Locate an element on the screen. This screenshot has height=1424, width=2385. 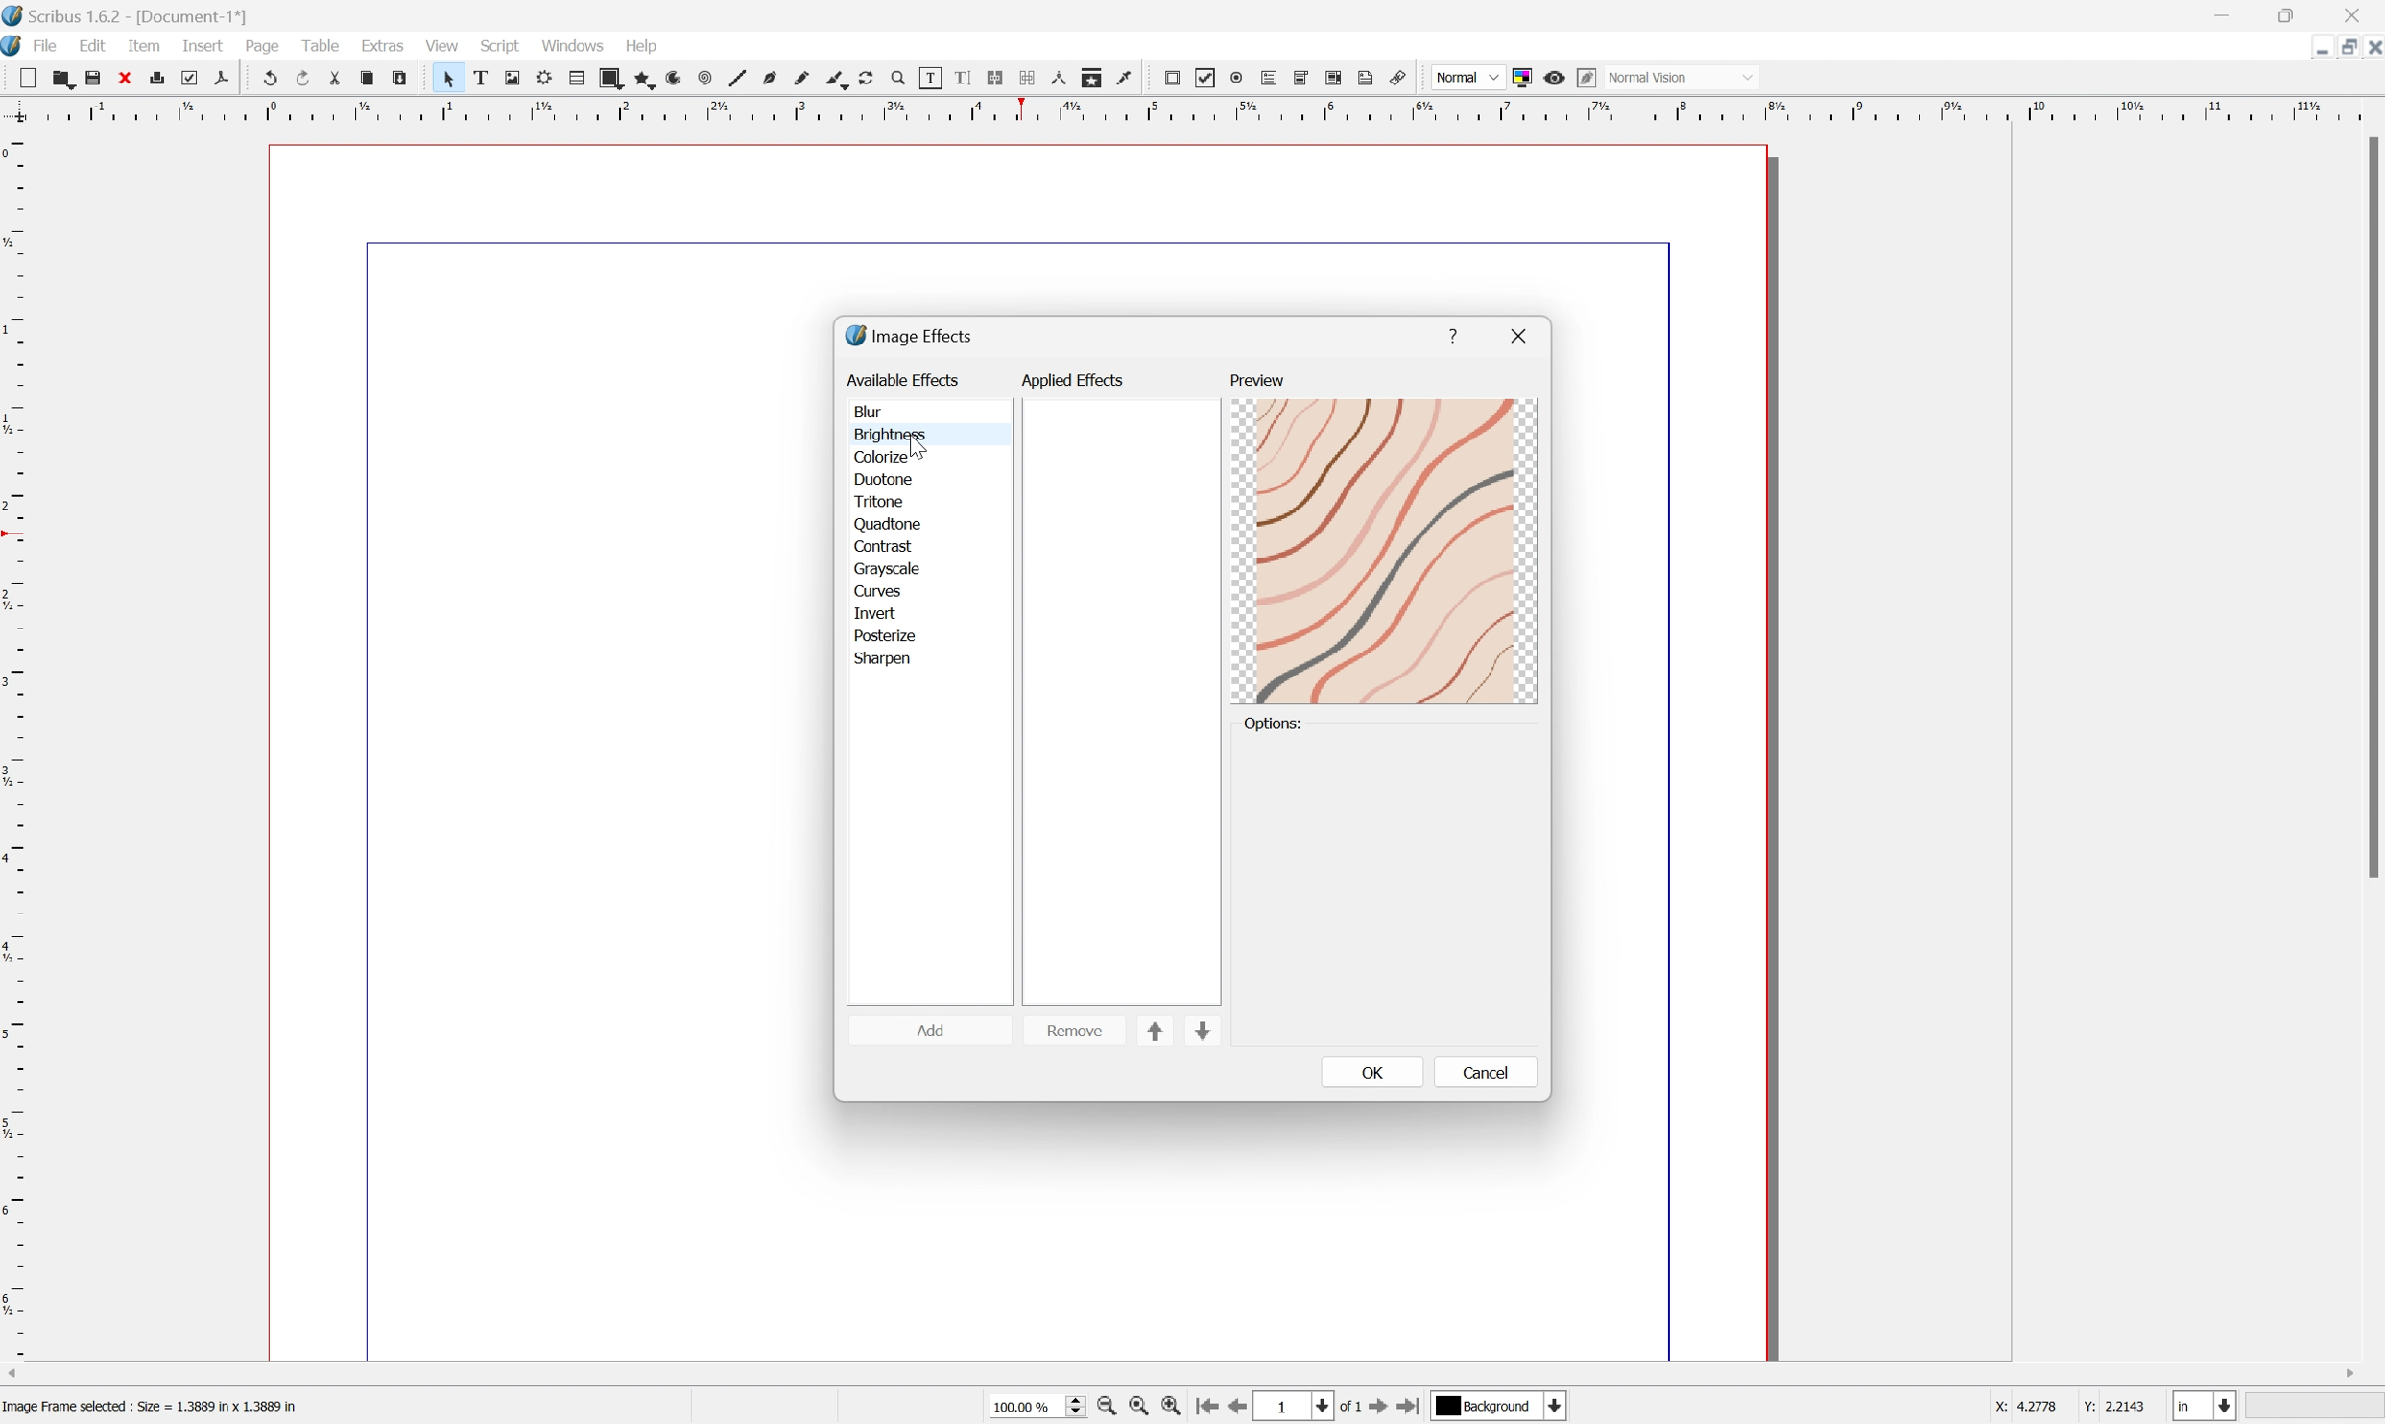
Cursor Position is located at coordinates (918, 448).